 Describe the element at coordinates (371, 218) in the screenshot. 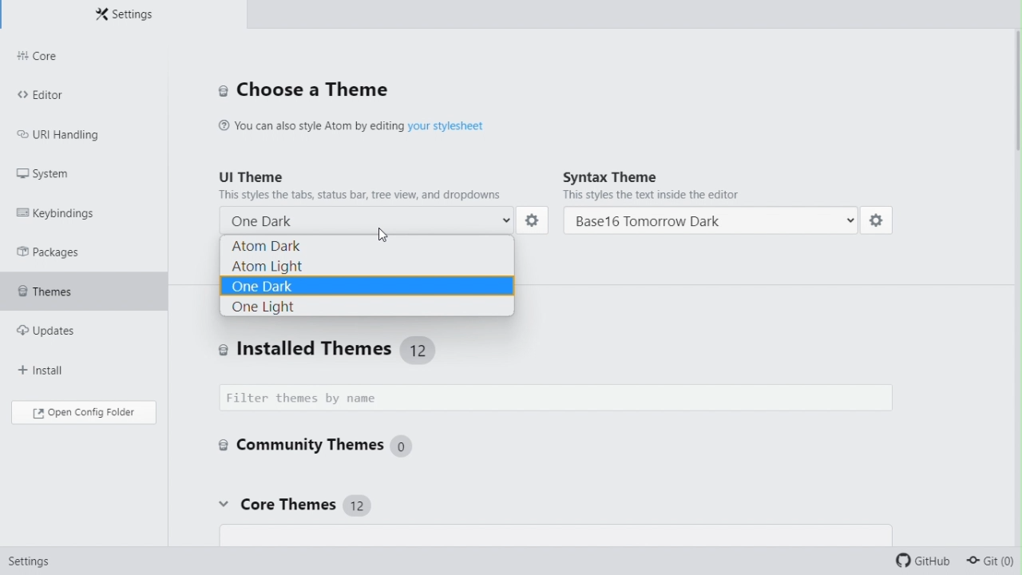

I see `one dark` at that location.